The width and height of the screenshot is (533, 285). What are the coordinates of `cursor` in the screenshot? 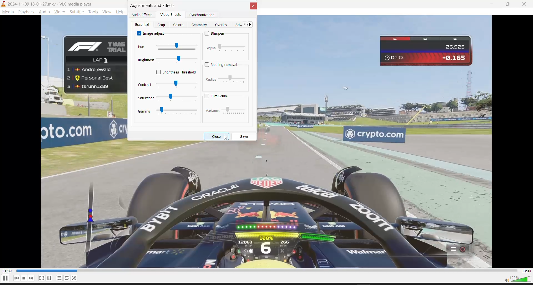 It's located at (226, 138).